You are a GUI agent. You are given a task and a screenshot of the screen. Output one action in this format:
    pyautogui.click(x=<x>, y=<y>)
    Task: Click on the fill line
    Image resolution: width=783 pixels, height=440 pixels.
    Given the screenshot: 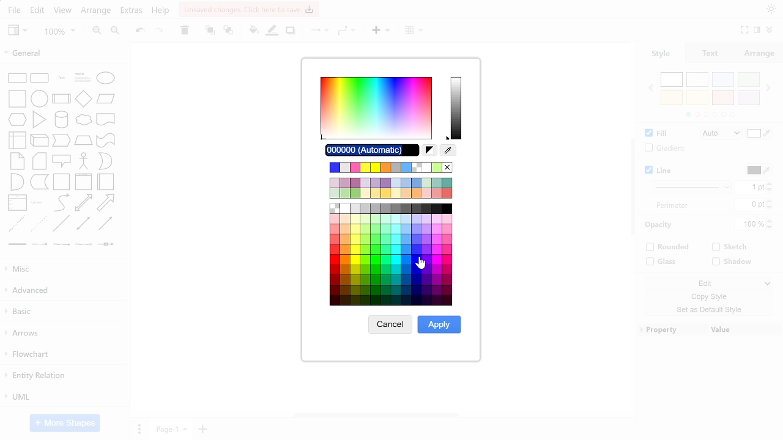 What is the action you would take?
    pyautogui.click(x=273, y=32)
    